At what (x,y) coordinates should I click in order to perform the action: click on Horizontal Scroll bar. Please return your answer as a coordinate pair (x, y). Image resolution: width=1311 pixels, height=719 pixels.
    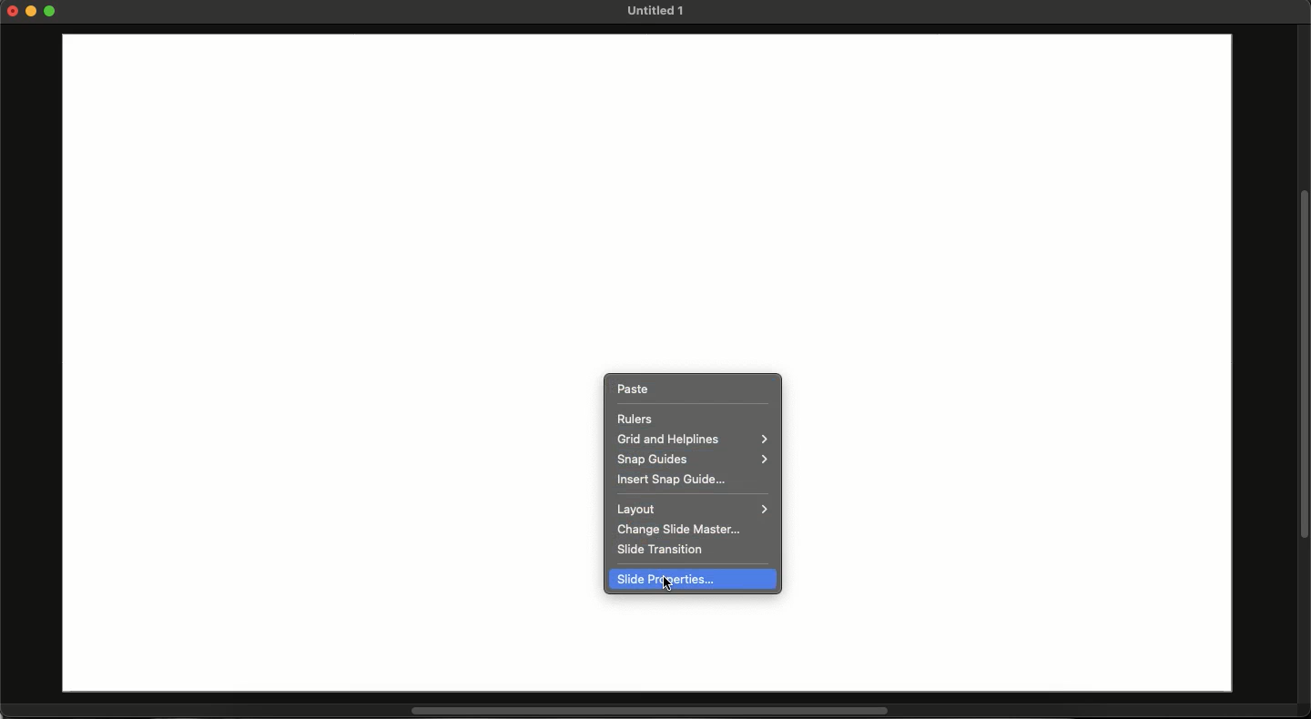
    Looking at the image, I should click on (638, 712).